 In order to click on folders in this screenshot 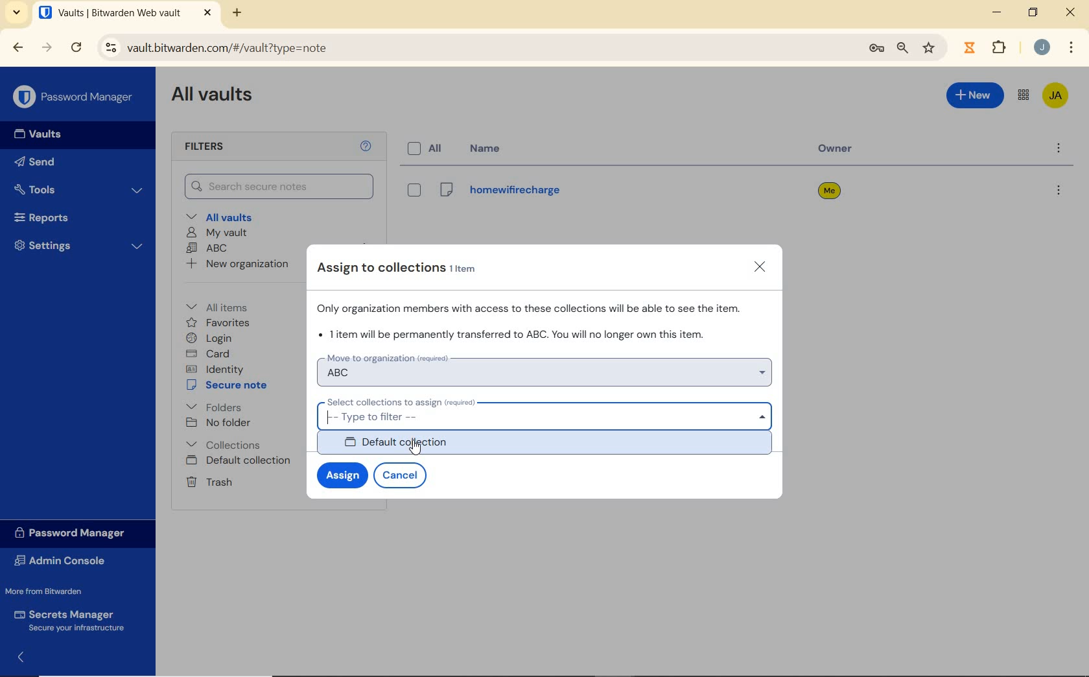, I will do `click(213, 406)`.